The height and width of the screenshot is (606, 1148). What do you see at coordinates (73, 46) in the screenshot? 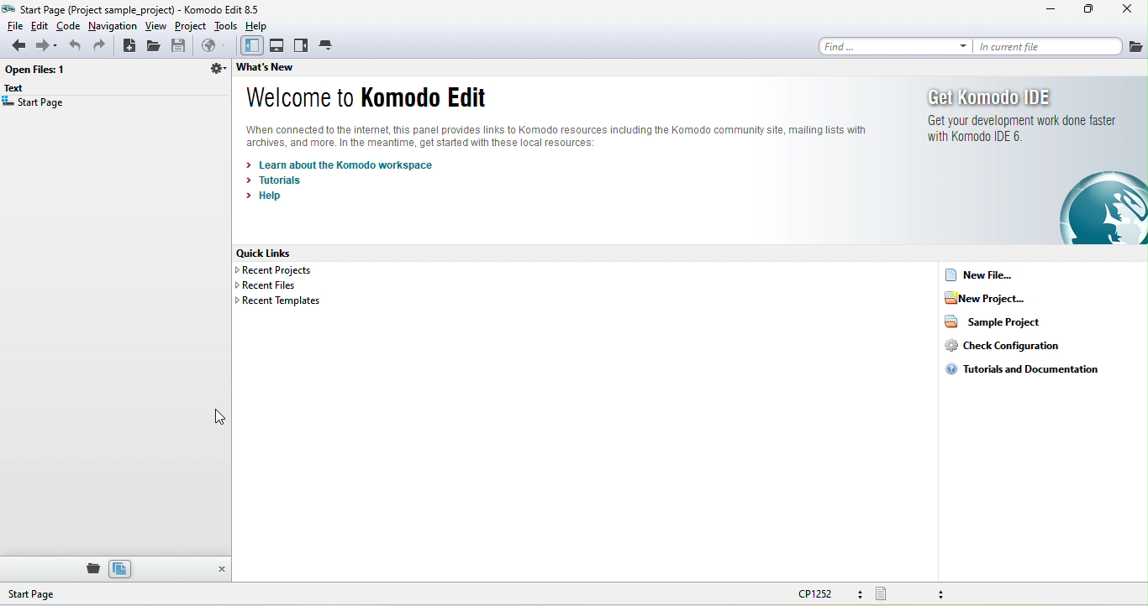
I see `undo` at bounding box center [73, 46].